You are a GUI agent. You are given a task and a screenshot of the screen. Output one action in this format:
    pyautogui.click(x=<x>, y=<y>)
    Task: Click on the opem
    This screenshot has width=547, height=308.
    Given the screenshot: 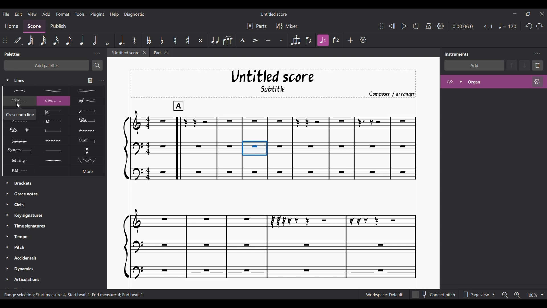 What is the action you would take?
    pyautogui.click(x=494, y=82)
    